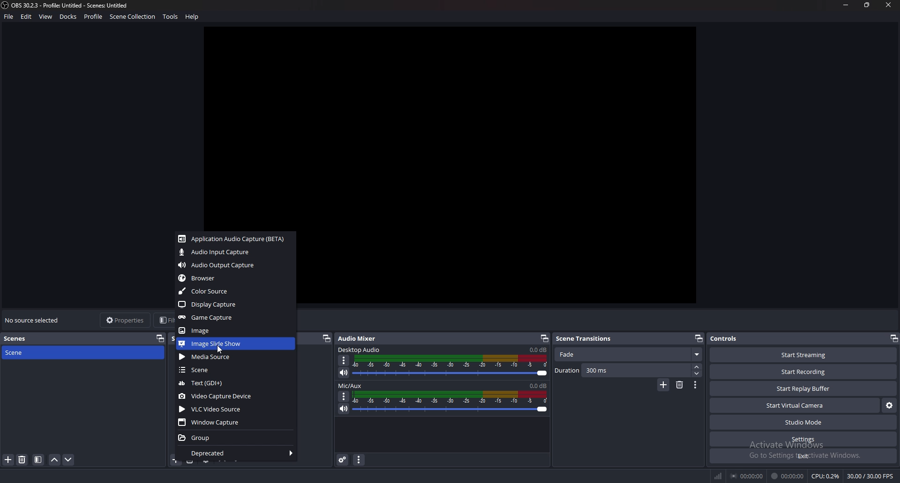 The width and height of the screenshot is (900, 483). I want to click on streaming time, so click(748, 475).